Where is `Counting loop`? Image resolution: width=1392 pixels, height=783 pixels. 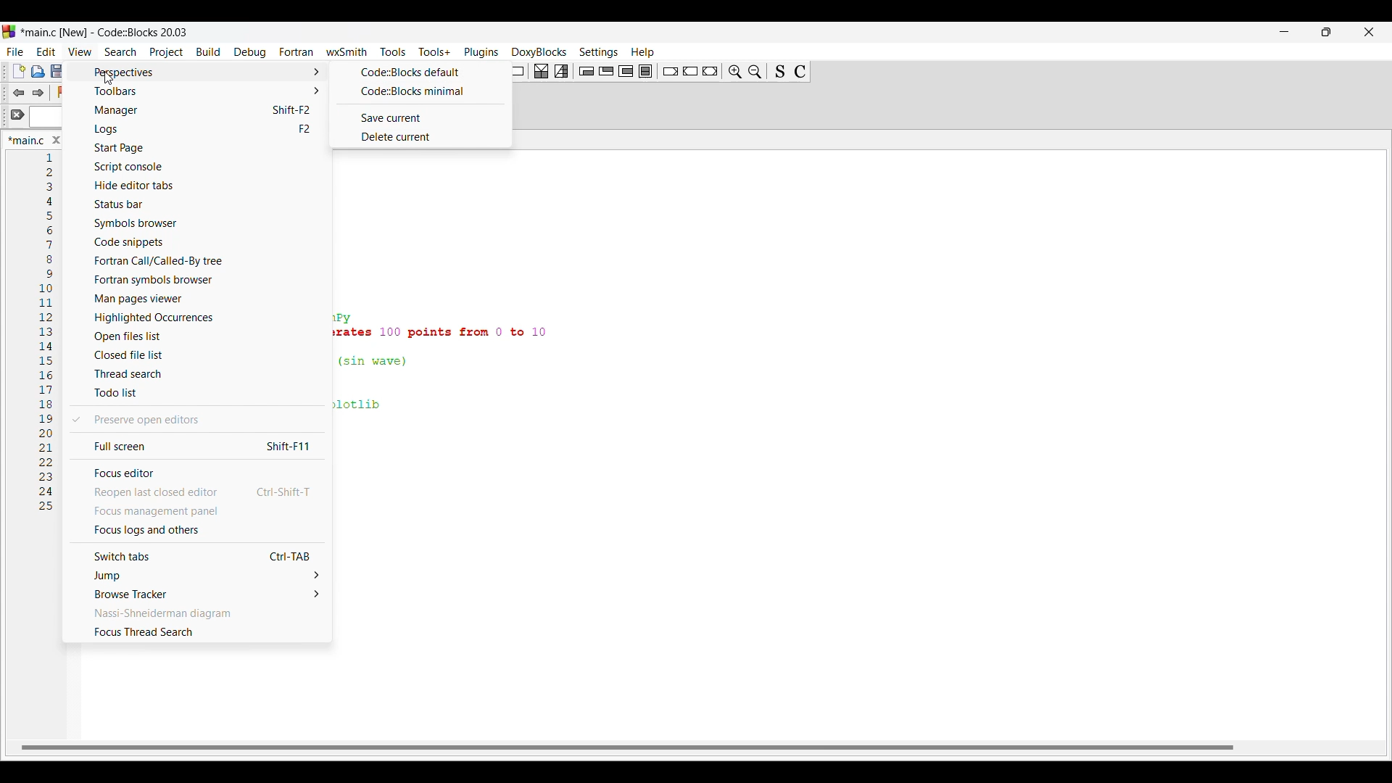
Counting loop is located at coordinates (626, 71).